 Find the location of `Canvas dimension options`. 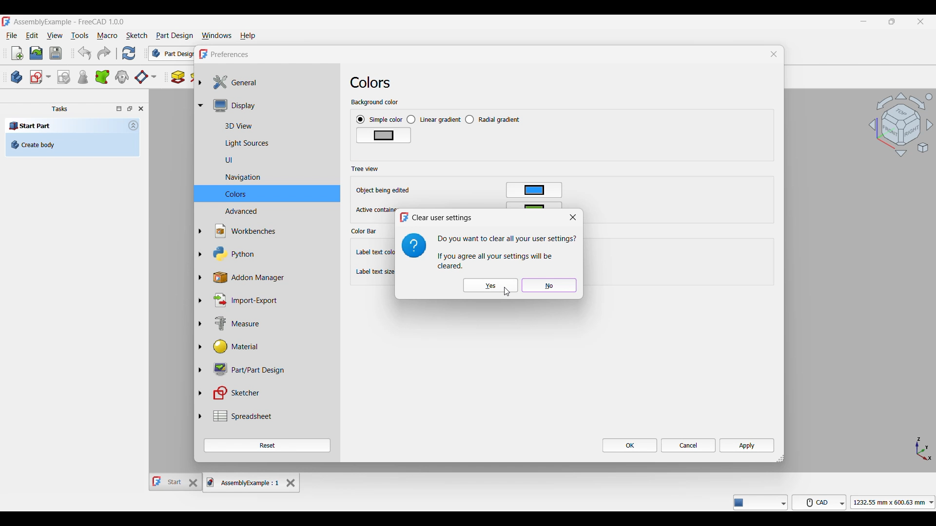

Canvas dimension options is located at coordinates (893, 502).